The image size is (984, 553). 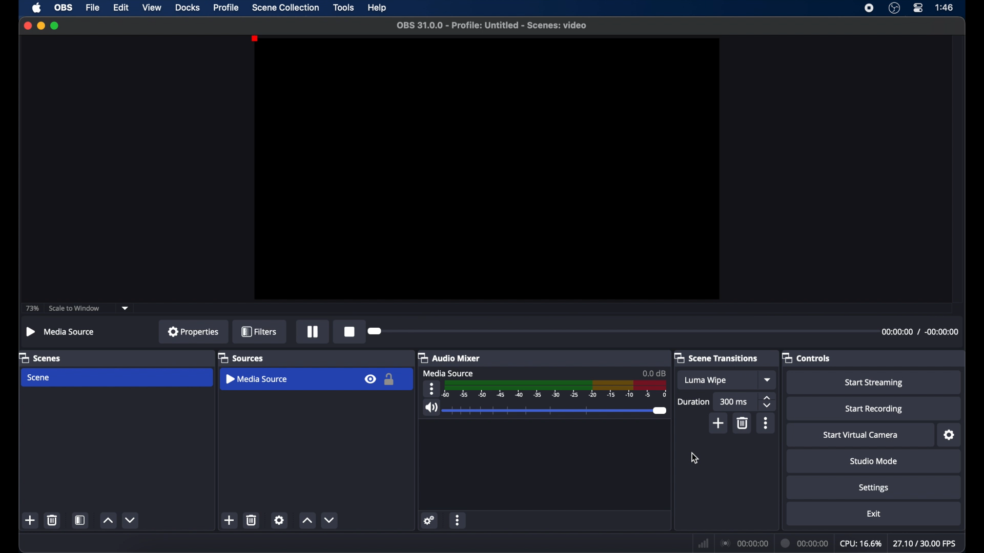 I want to click on visibility, so click(x=370, y=378).